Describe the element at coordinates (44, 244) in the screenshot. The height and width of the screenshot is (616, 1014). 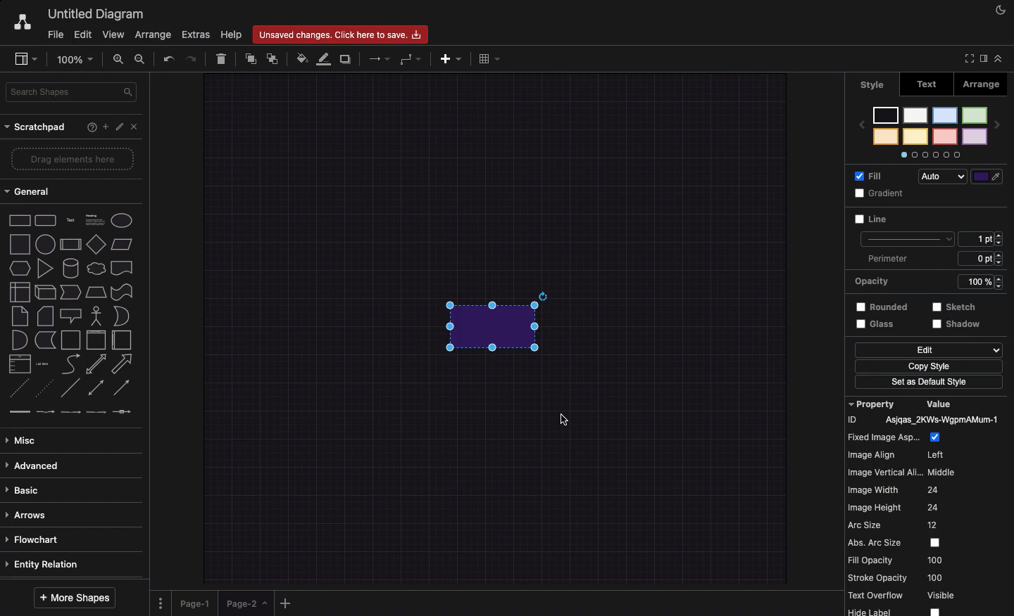
I see `circle` at that location.